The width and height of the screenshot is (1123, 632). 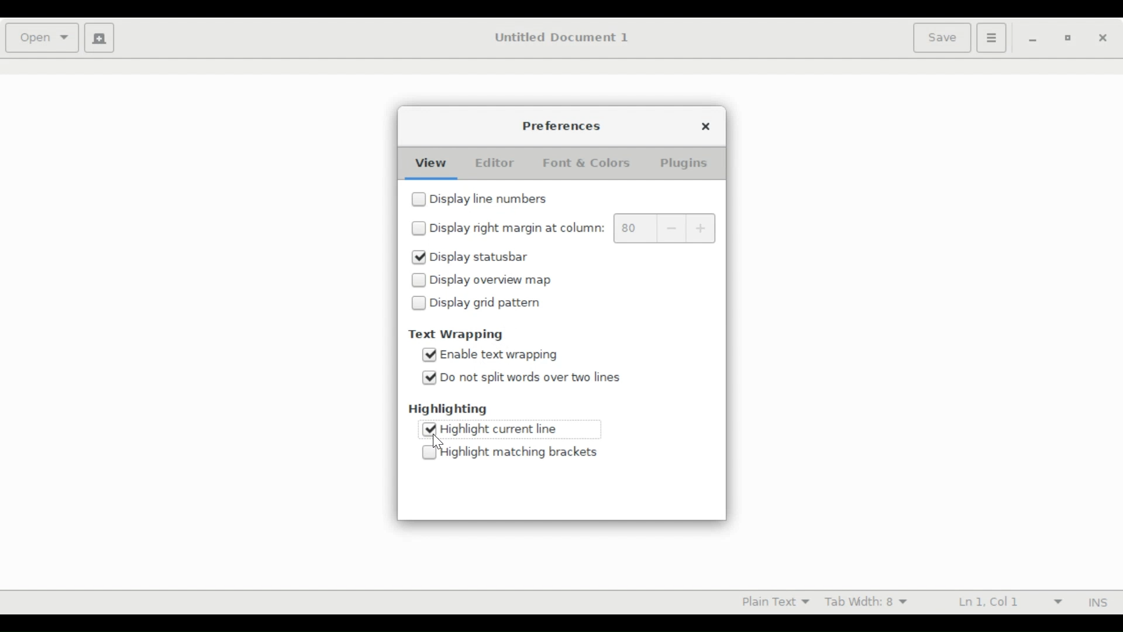 What do you see at coordinates (1008, 602) in the screenshot?
I see `Line and Colum Preference` at bounding box center [1008, 602].